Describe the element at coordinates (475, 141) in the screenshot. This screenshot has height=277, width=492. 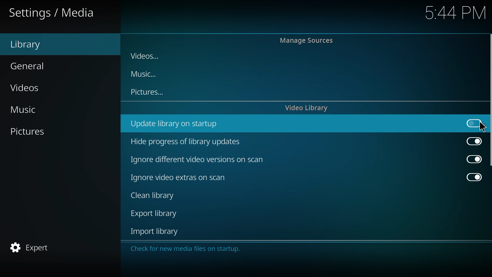
I see `enabled` at that location.